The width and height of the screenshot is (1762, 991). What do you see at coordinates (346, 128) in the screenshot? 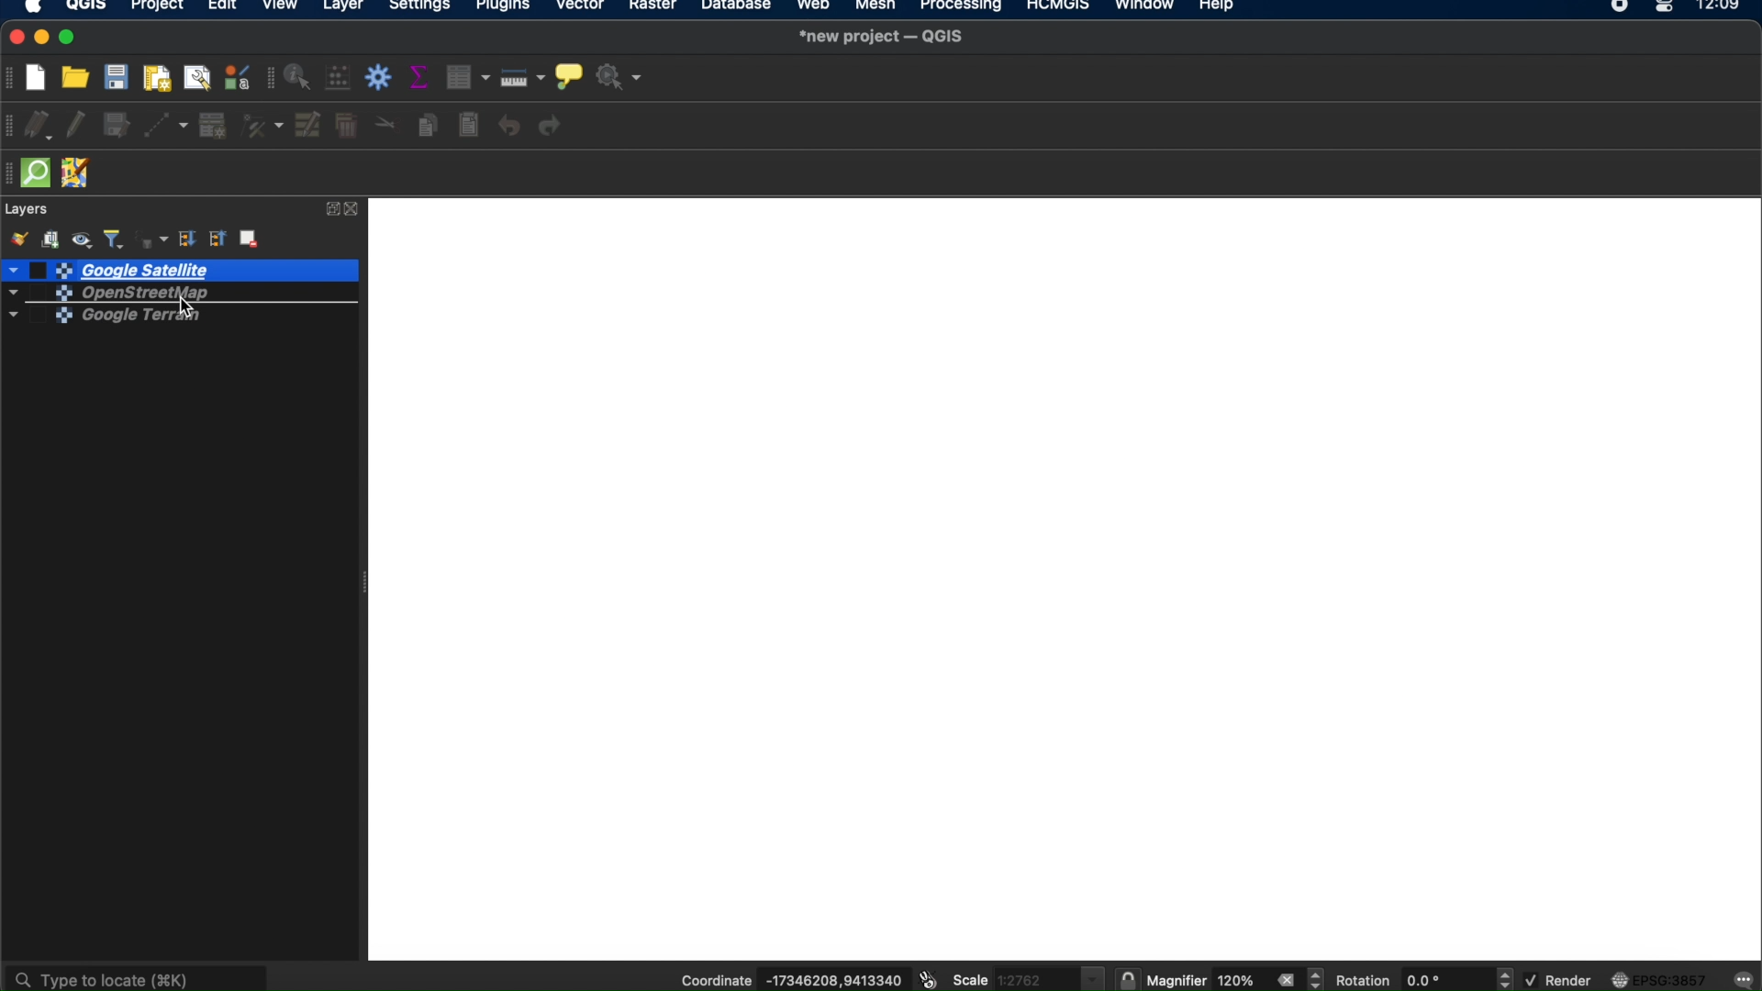
I see `delete selected` at bounding box center [346, 128].